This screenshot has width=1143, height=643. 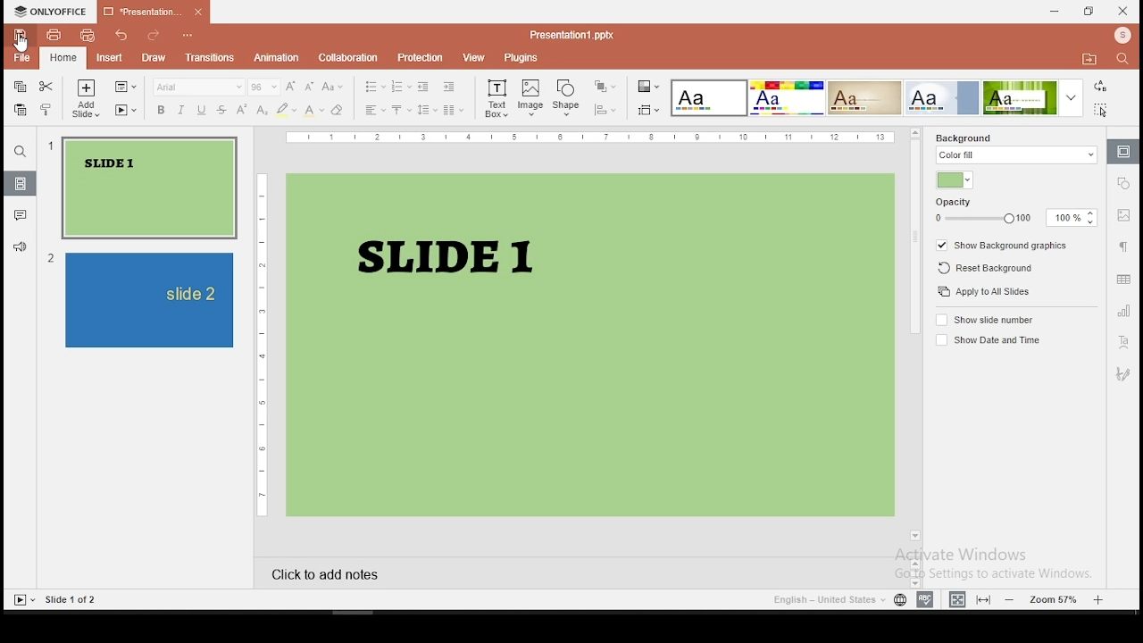 I want to click on show date and time, so click(x=987, y=339).